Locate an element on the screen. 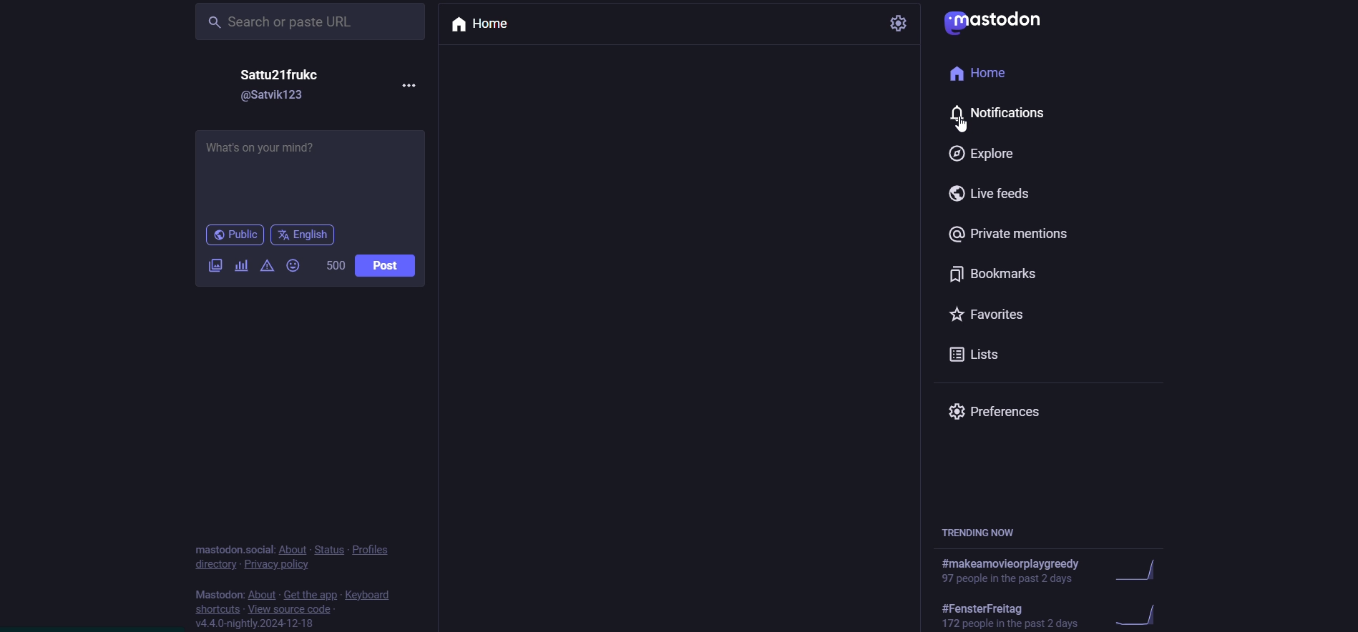 This screenshot has width=1358, height=632. v4.4.0-nightly.2024-12-18 is located at coordinates (258, 624).